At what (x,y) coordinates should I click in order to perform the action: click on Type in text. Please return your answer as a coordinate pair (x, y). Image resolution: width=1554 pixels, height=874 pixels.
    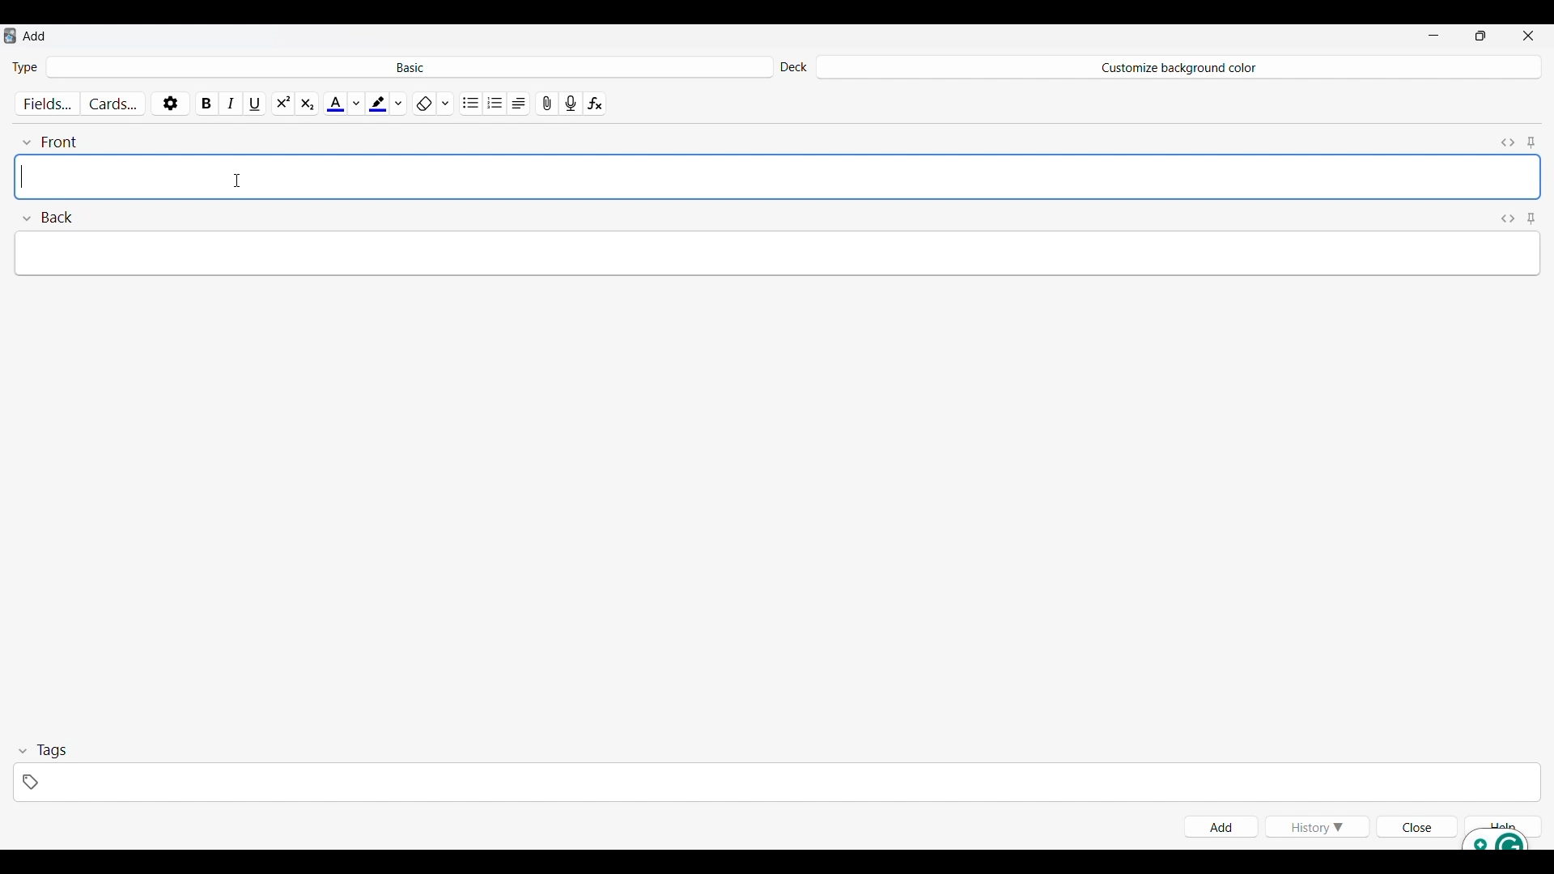
    Looking at the image, I should click on (775, 250).